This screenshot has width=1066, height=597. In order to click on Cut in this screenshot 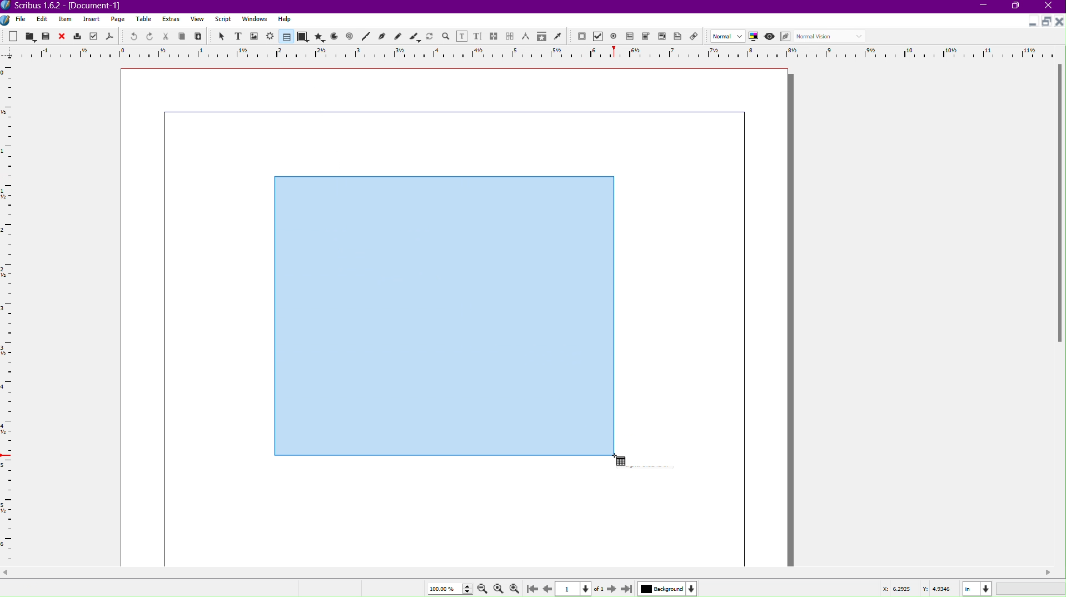, I will do `click(166, 36)`.